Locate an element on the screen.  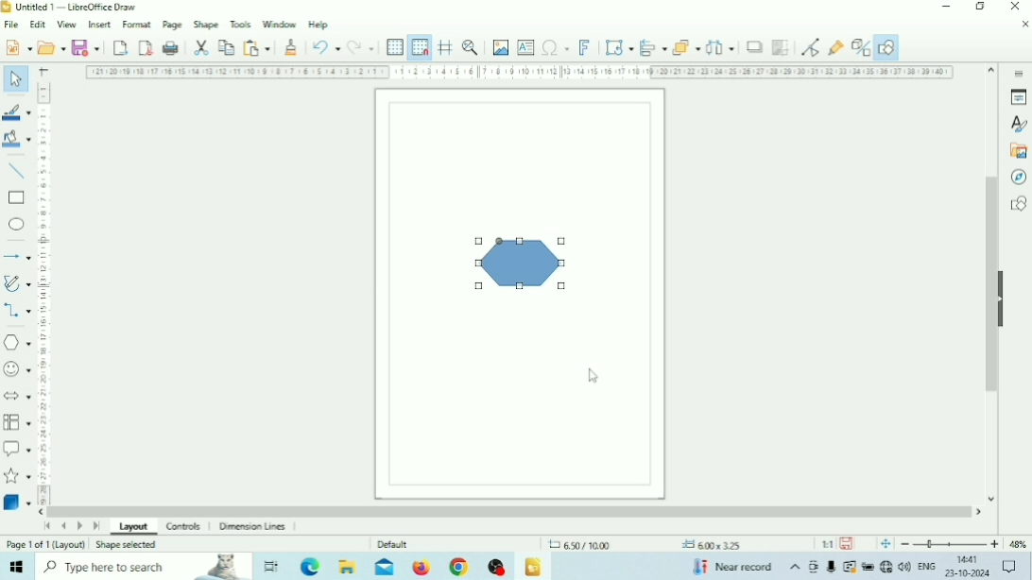
Close Document is located at coordinates (1024, 24).